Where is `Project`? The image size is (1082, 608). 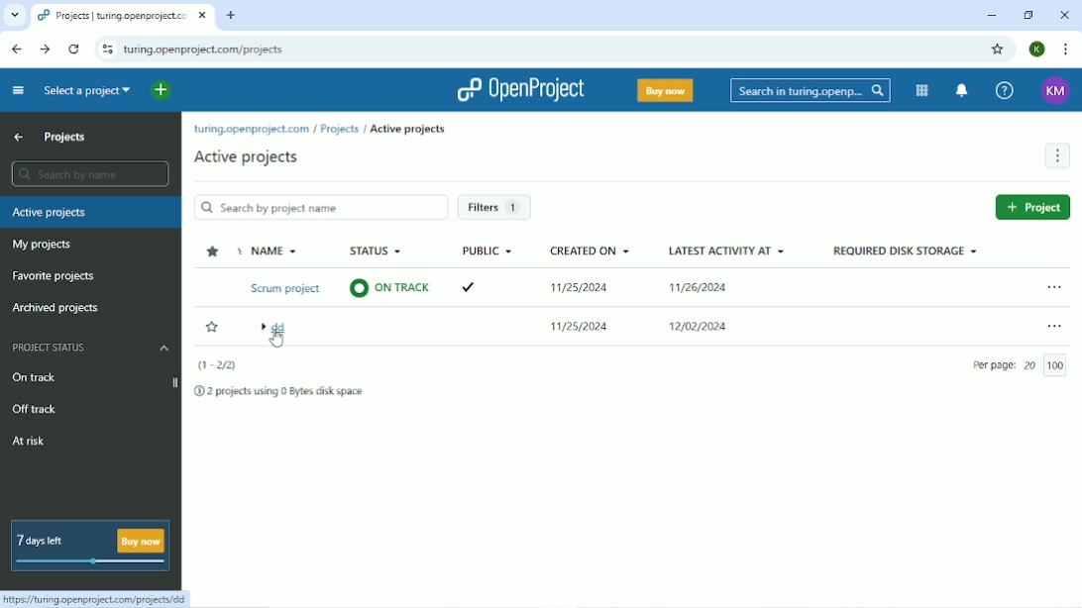 Project is located at coordinates (1032, 207).